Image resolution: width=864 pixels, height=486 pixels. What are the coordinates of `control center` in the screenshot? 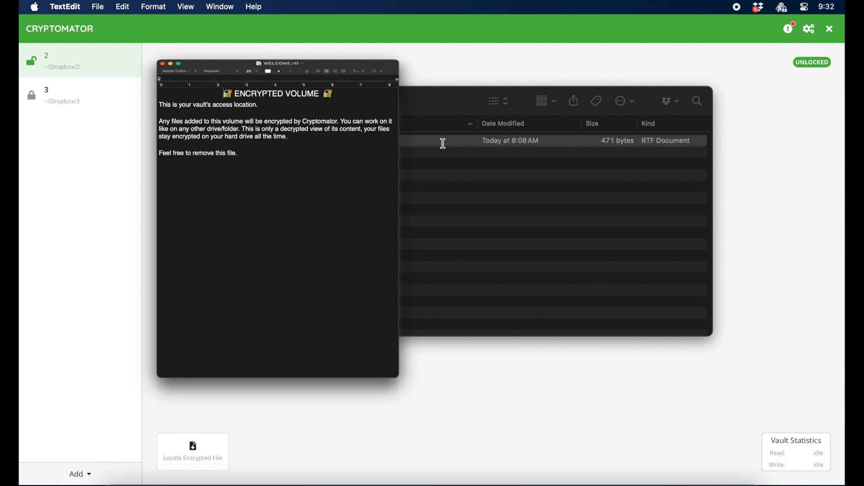 It's located at (804, 7).